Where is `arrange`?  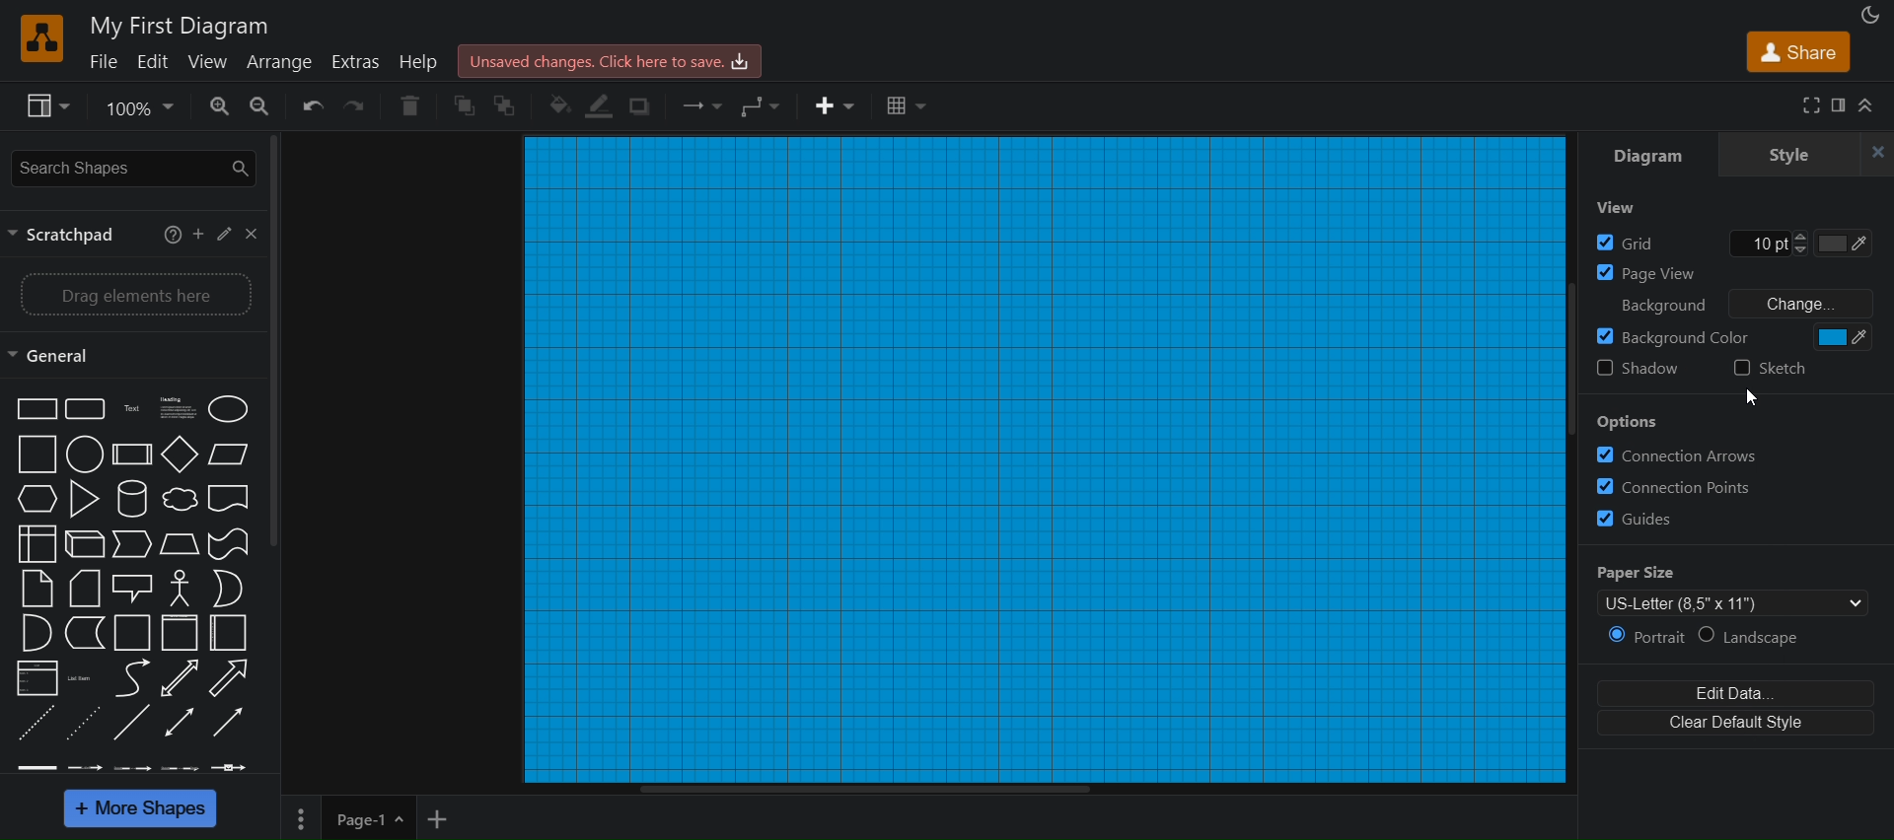 arrange is located at coordinates (285, 64).